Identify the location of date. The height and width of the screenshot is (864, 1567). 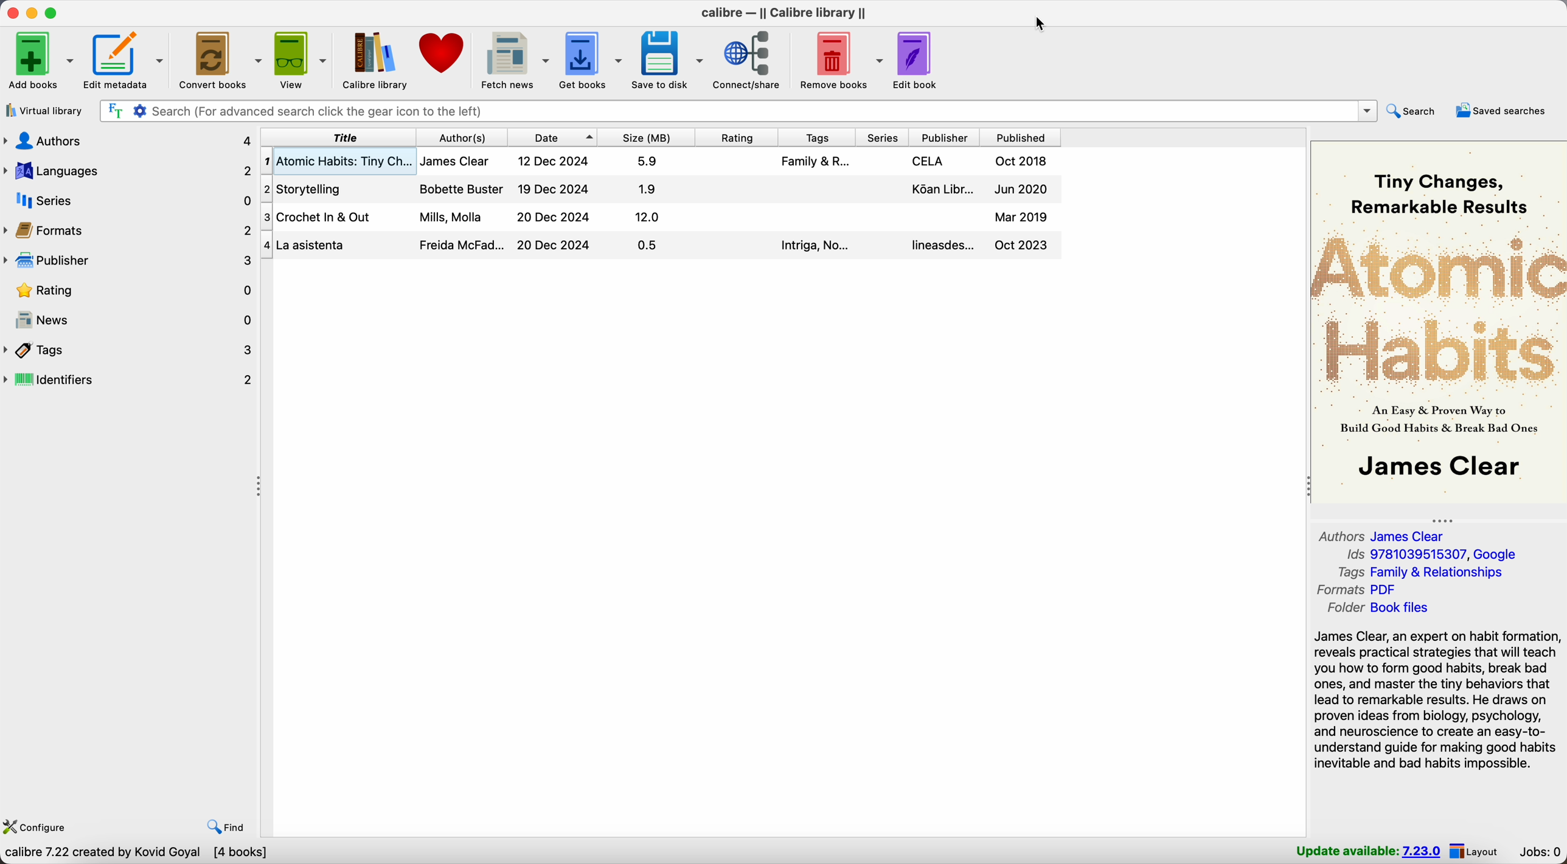
(552, 137).